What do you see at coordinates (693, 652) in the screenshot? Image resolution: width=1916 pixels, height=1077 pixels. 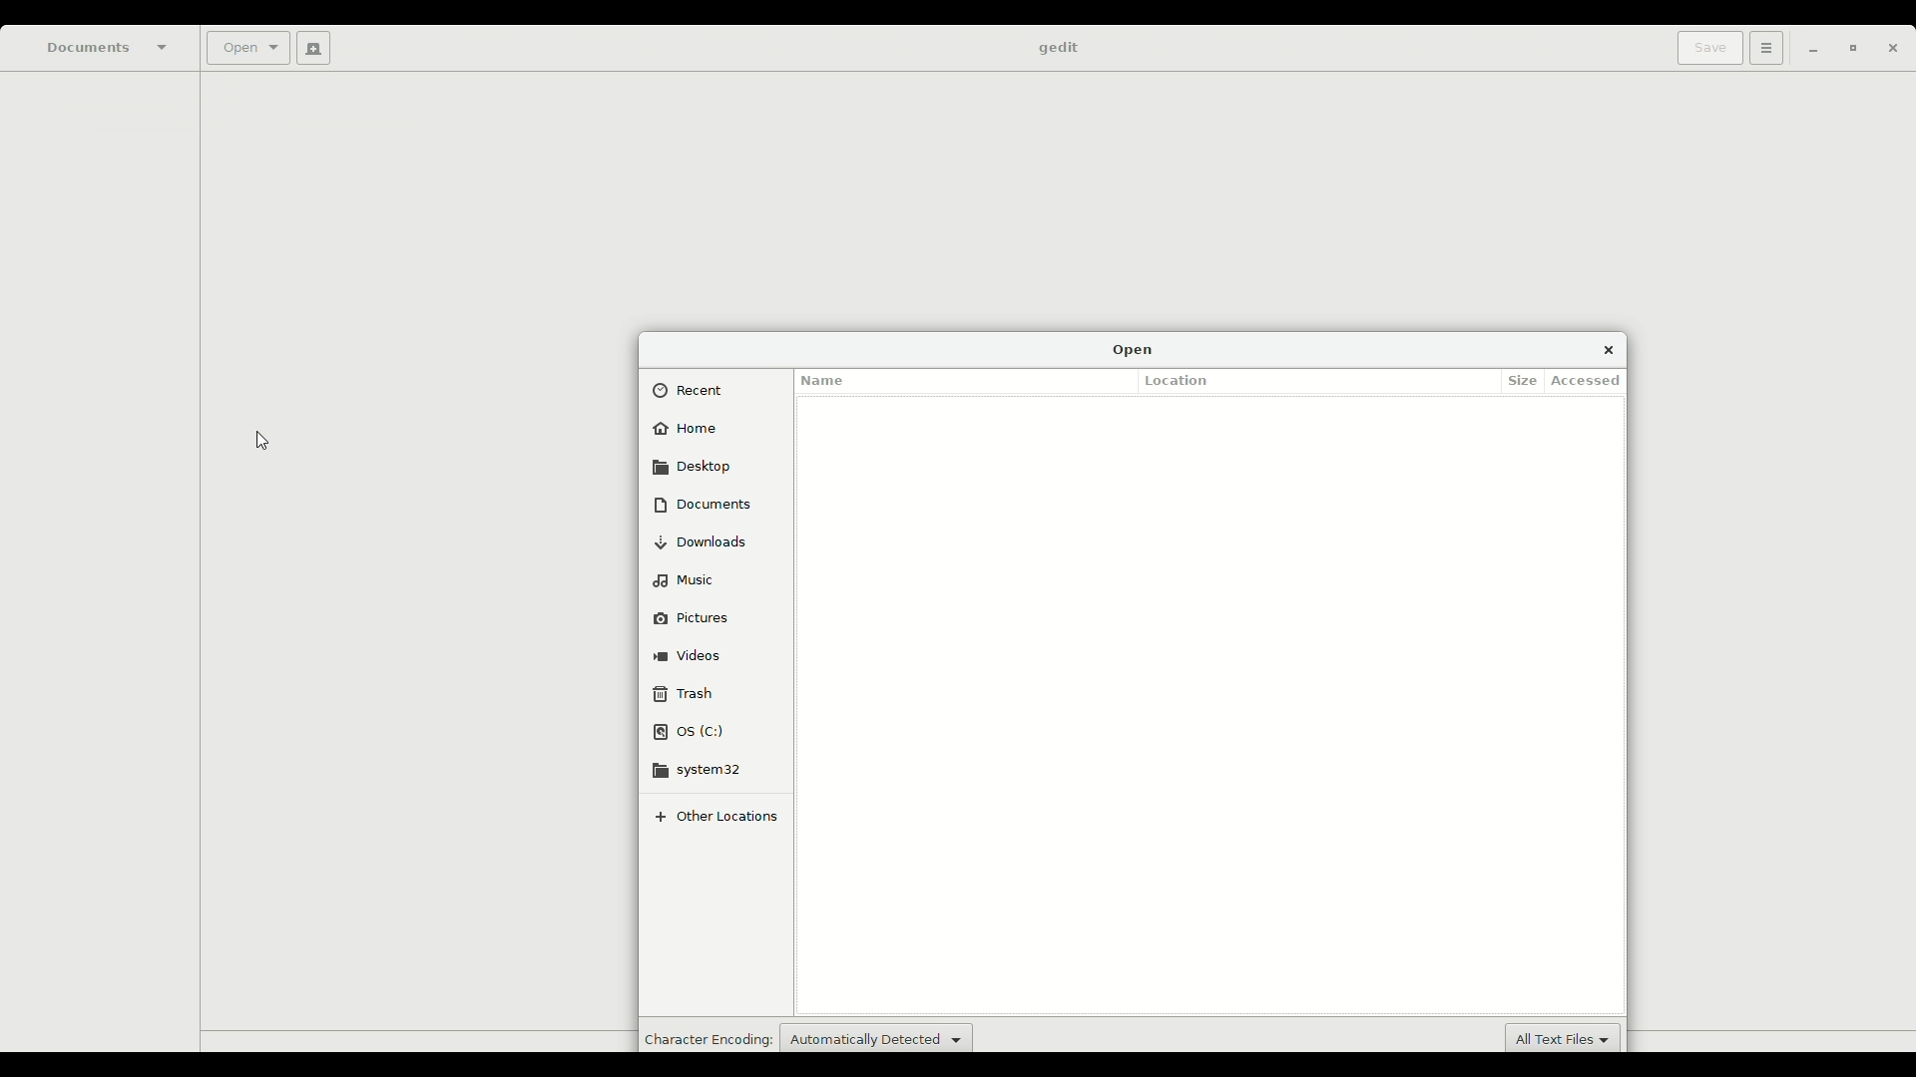 I see `Videos` at bounding box center [693, 652].